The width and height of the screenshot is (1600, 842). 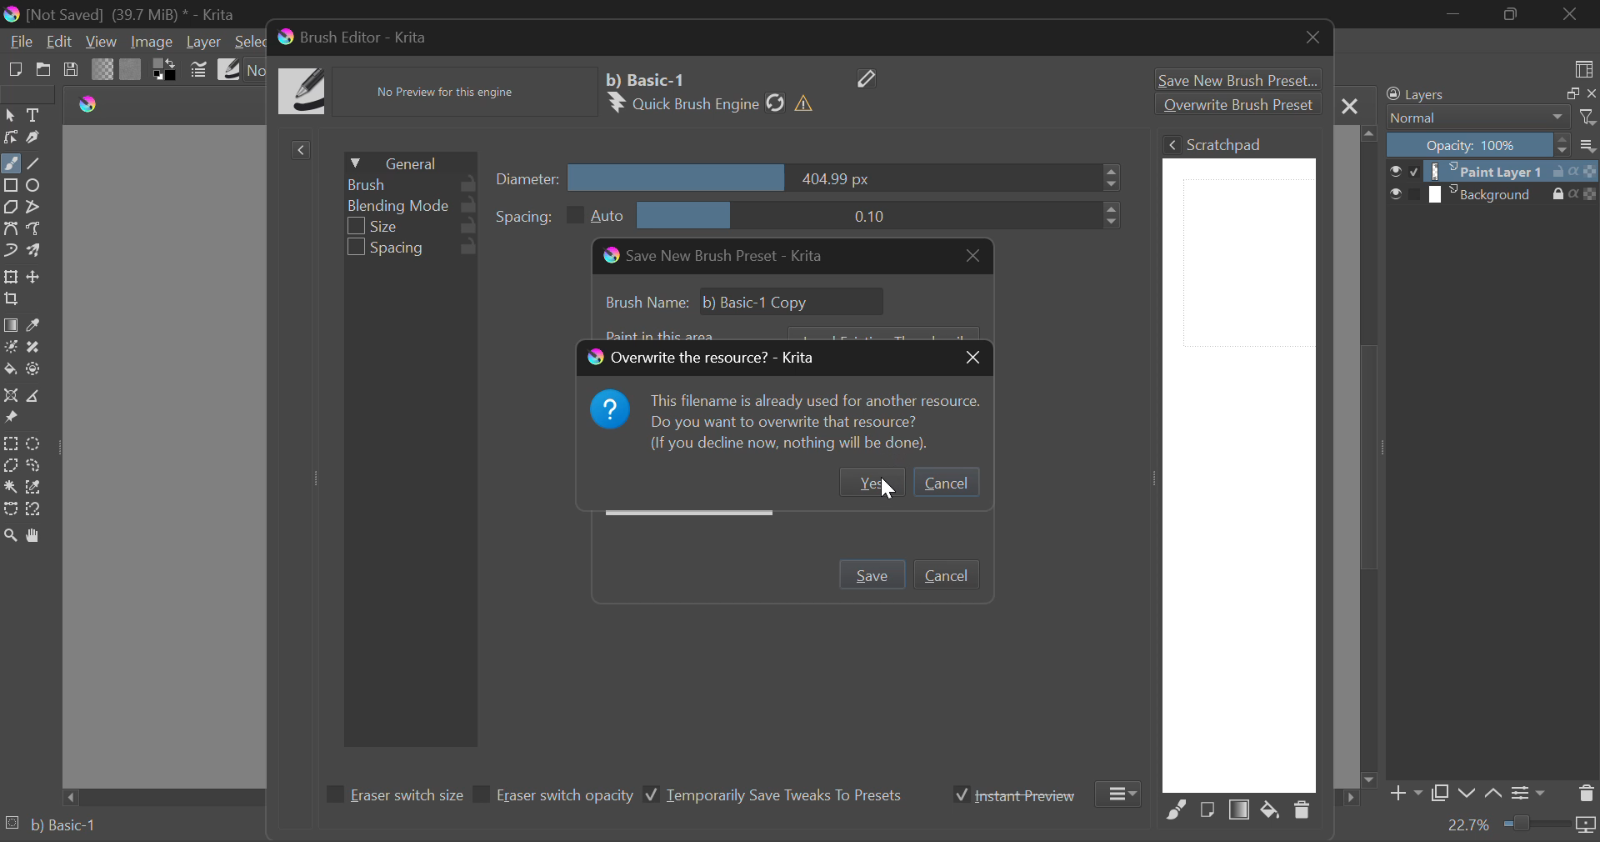 I want to click on logo, so click(x=78, y=105).